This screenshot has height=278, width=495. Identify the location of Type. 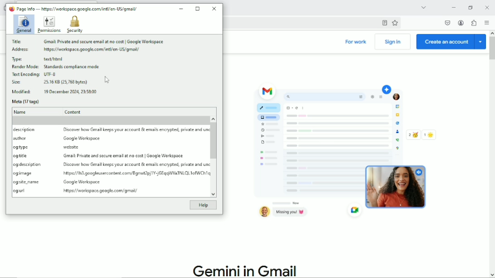
(19, 59).